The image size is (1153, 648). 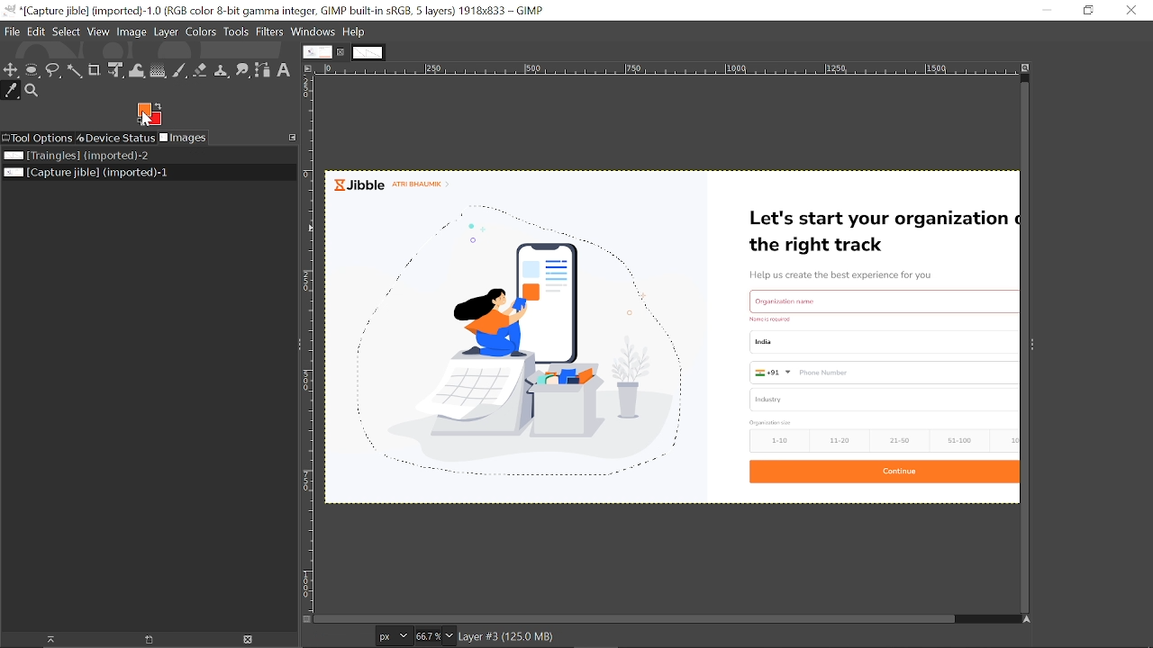 I want to click on Current image file, so click(x=140, y=173).